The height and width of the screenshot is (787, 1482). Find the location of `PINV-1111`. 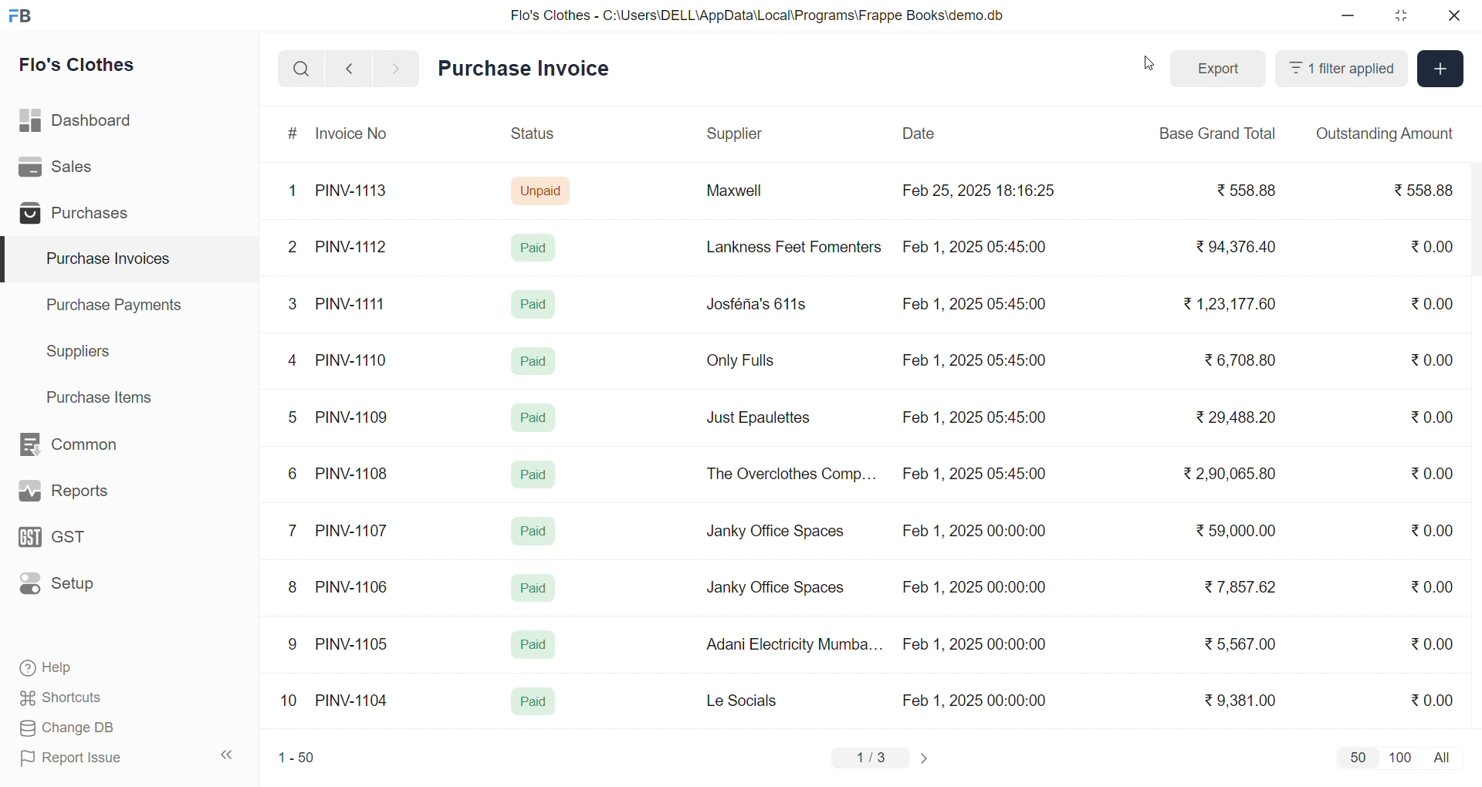

PINV-1111 is located at coordinates (352, 303).